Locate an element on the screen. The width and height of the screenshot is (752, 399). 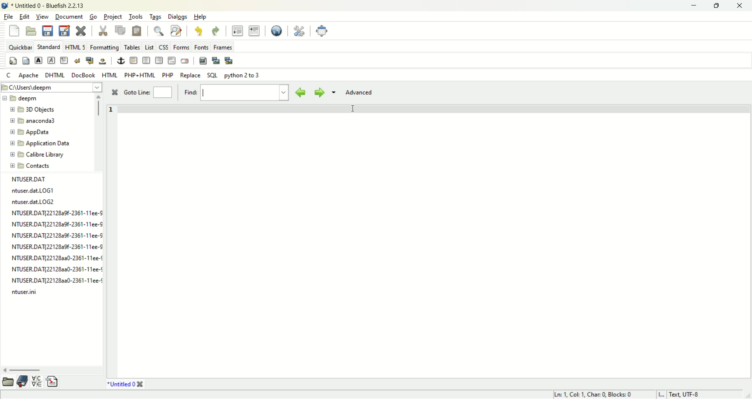
more options is located at coordinates (333, 93).